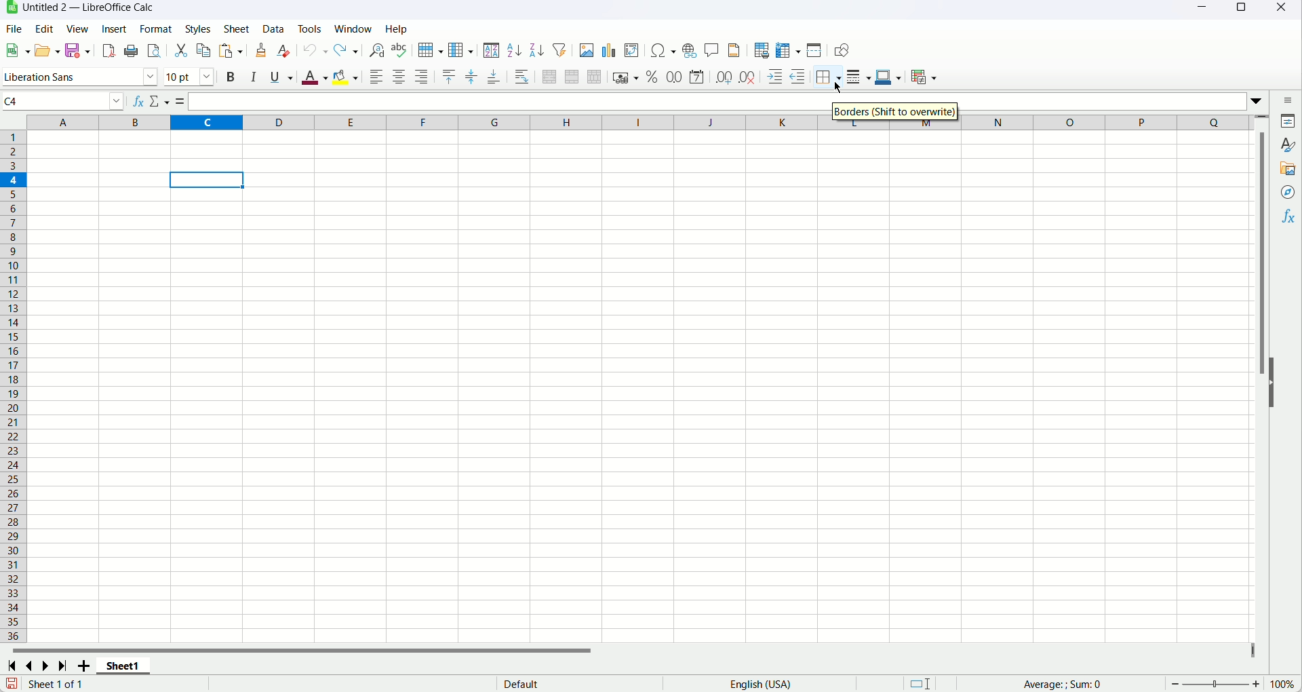 This screenshot has height=692, width=1302. What do you see at coordinates (626, 77) in the screenshot?
I see `Format as currency` at bounding box center [626, 77].